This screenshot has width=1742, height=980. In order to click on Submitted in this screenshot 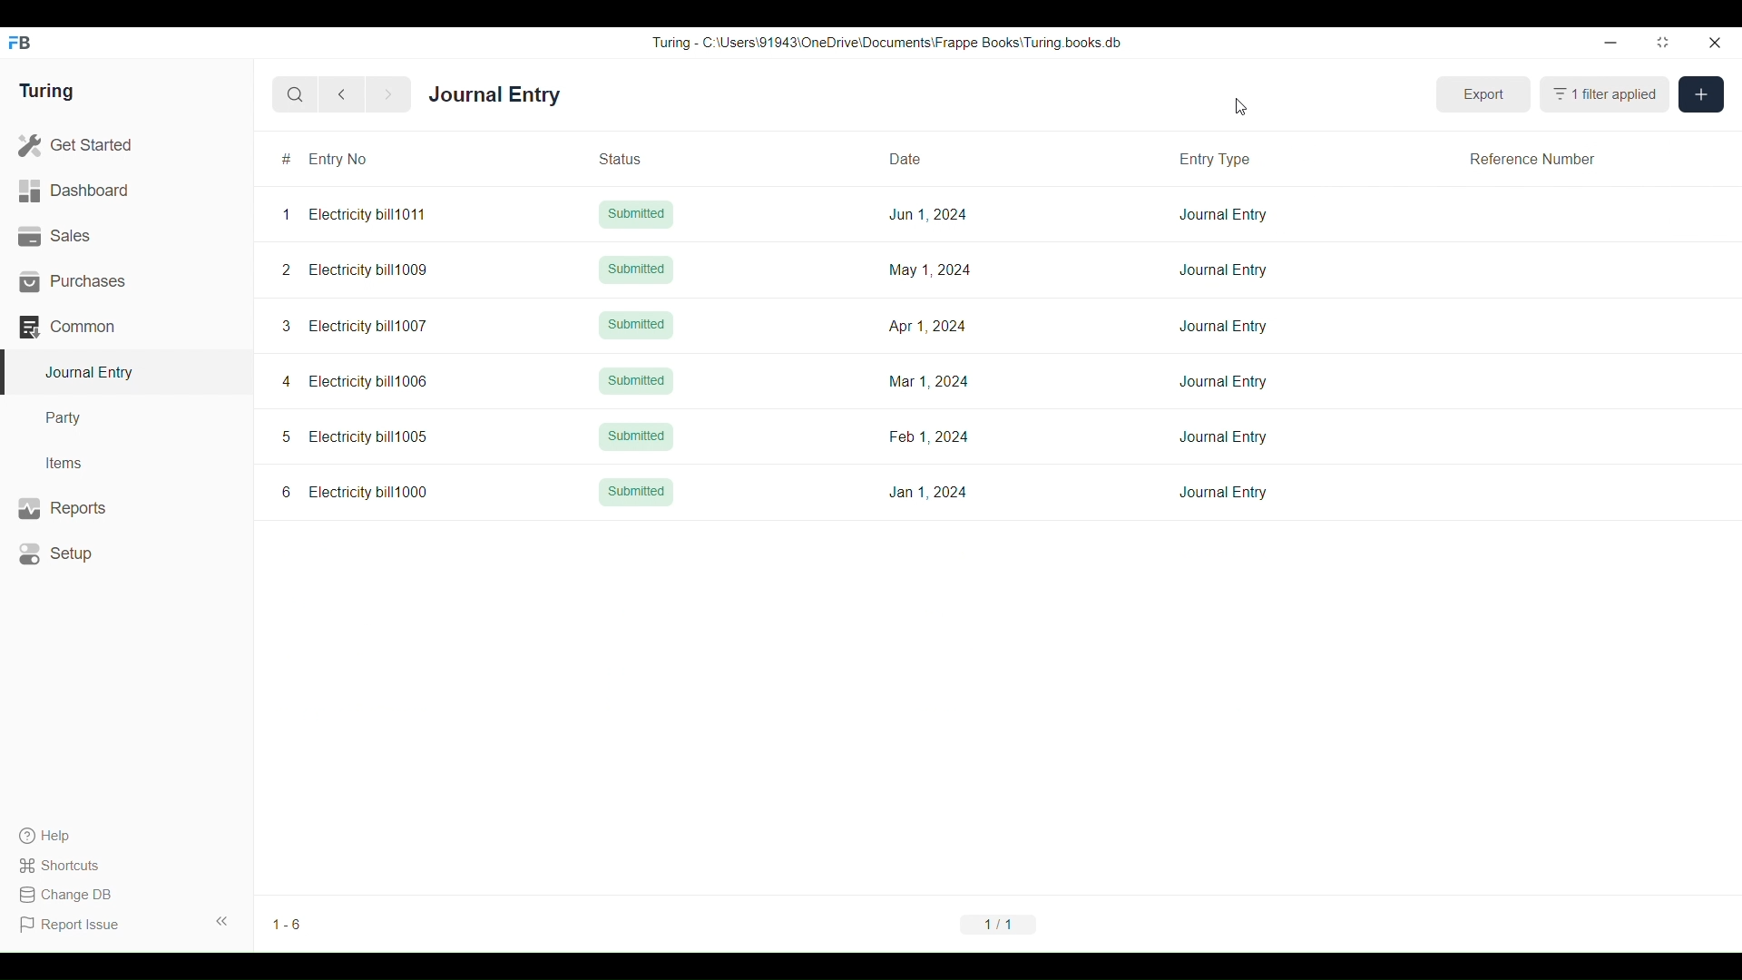, I will do `click(635, 381)`.